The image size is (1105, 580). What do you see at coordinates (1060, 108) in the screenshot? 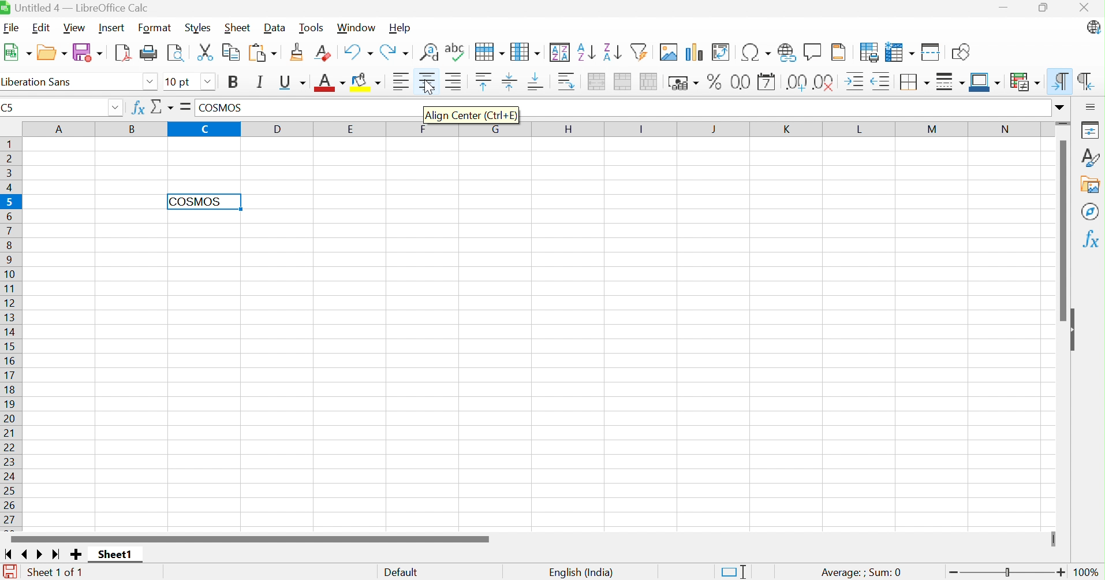
I see `Drop Down` at bounding box center [1060, 108].